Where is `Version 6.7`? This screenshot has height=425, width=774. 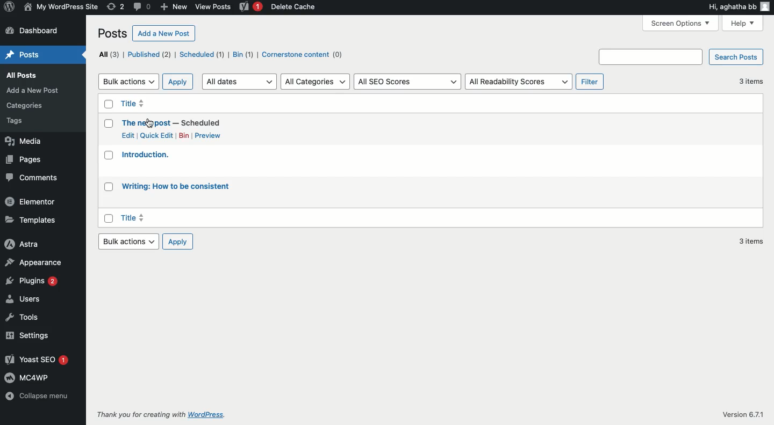
Version 6.7 is located at coordinates (740, 415).